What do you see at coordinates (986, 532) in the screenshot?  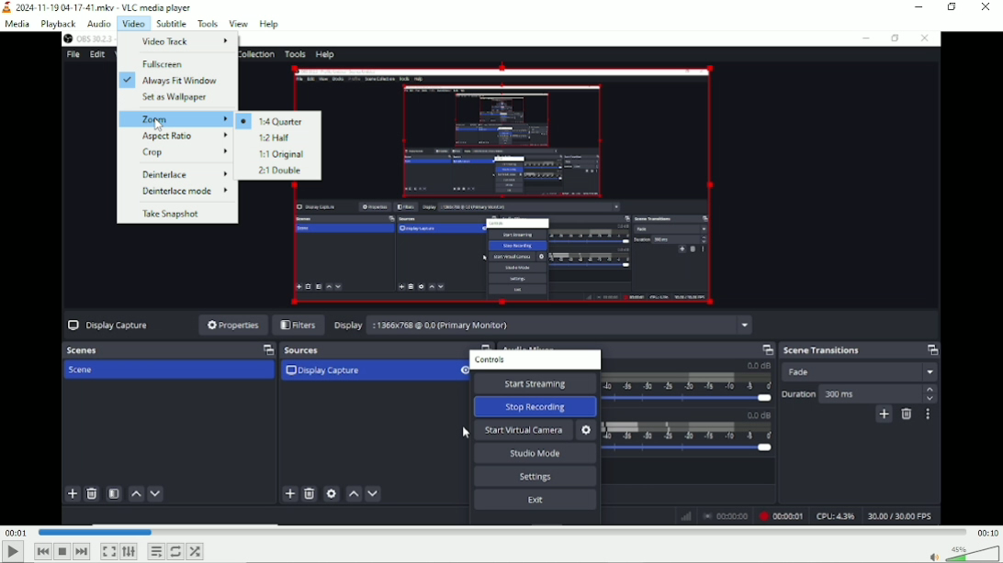 I see `Total duration` at bounding box center [986, 532].